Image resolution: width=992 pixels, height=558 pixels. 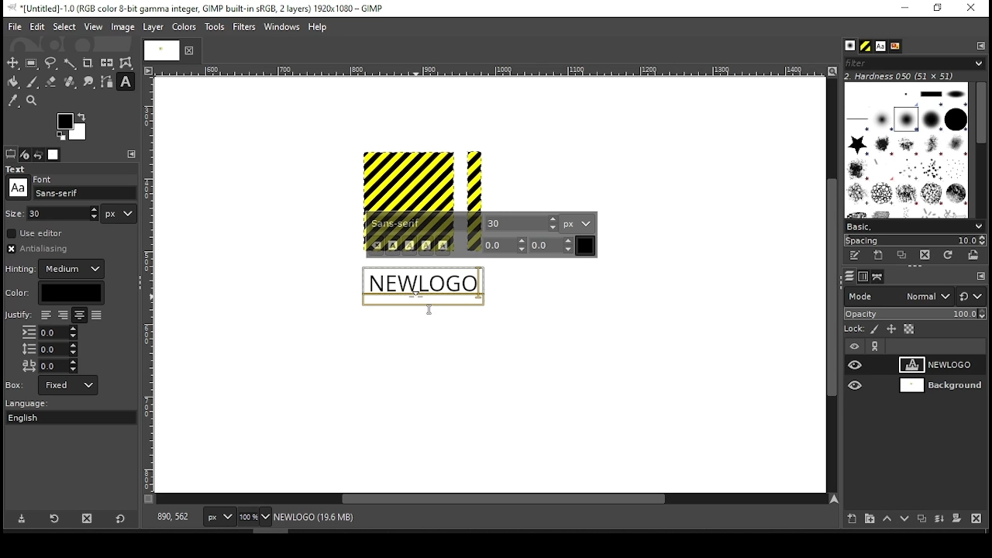 I want to click on font, so click(x=425, y=224).